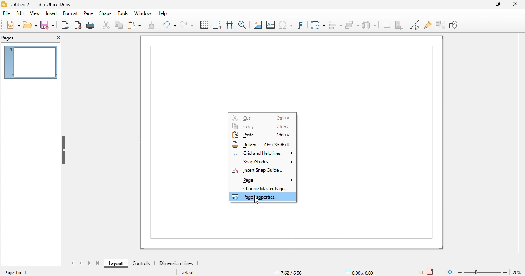  I want to click on rulers, so click(262, 144).